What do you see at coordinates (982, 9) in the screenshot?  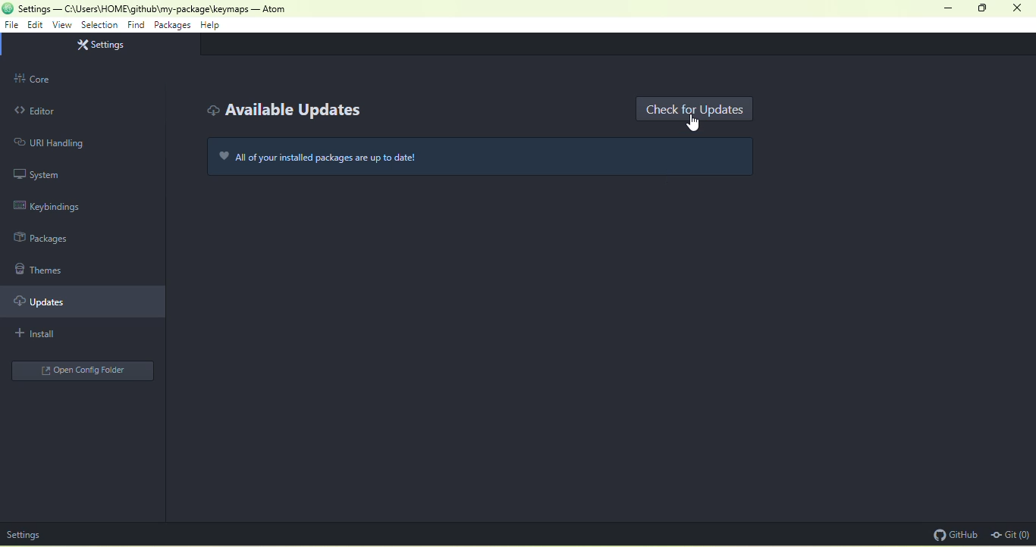 I see `maximize` at bounding box center [982, 9].